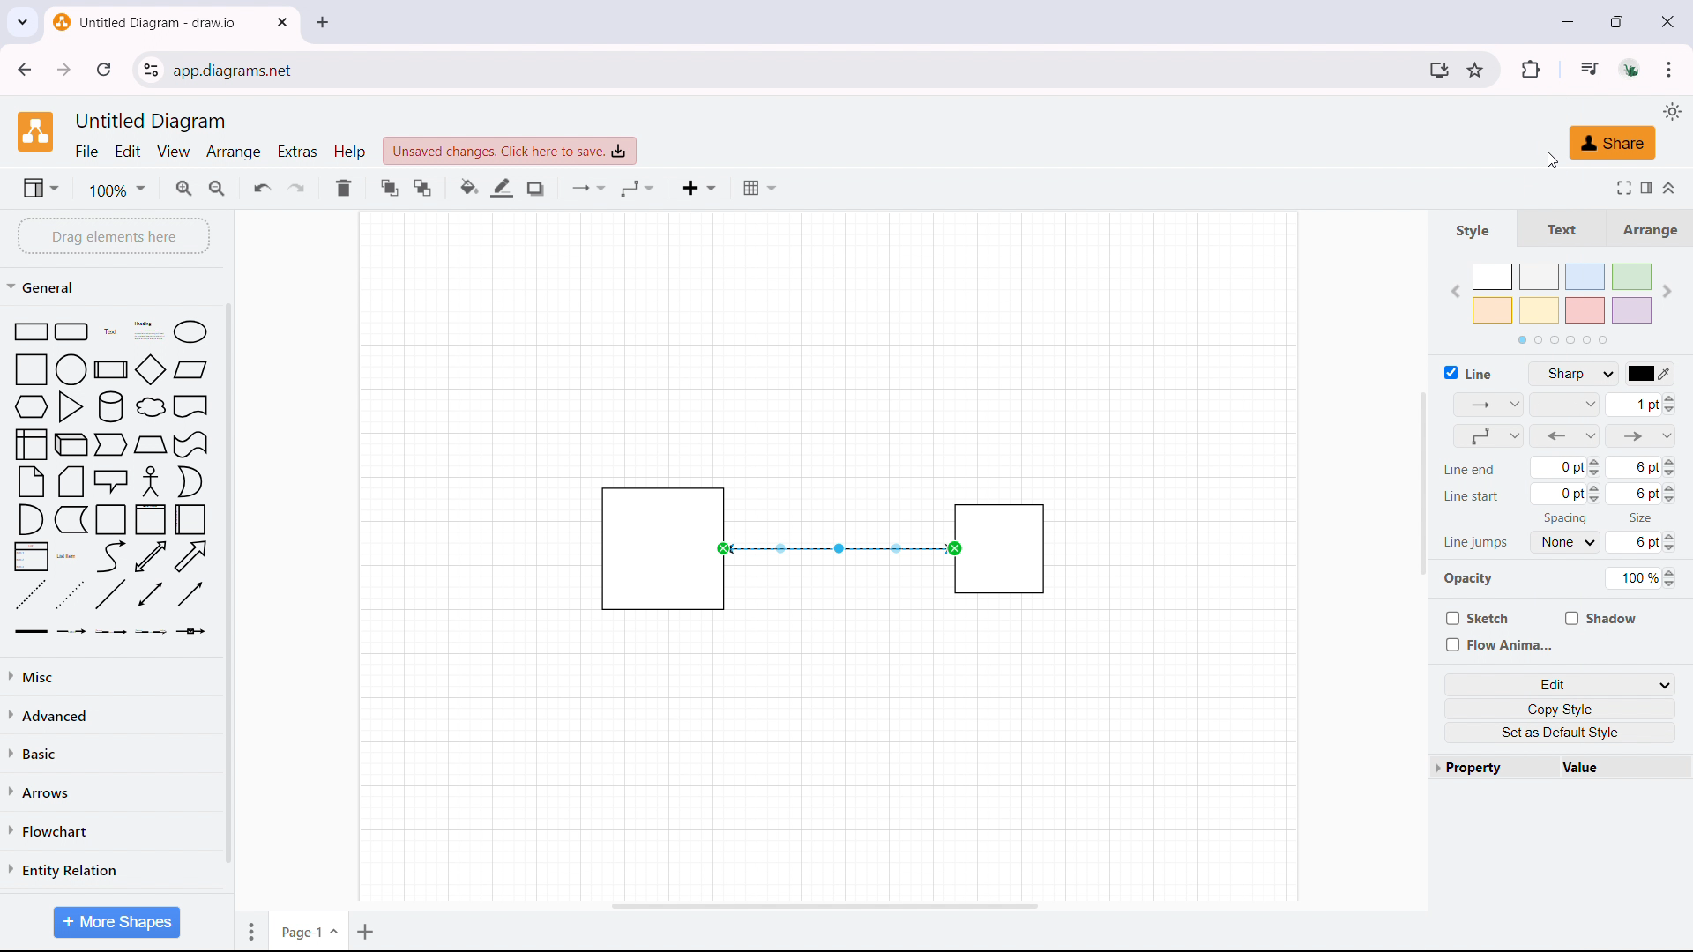  Describe the element at coordinates (1651, 373) in the screenshot. I see `line color` at that location.